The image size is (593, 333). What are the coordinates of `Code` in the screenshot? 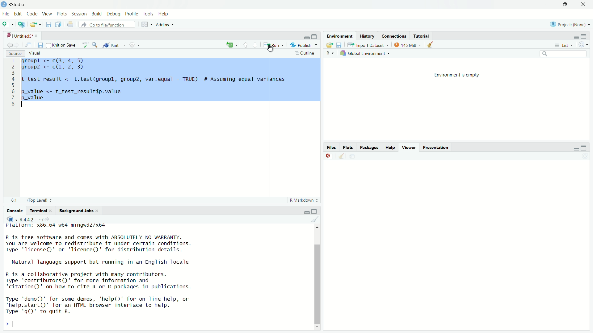 It's located at (32, 13).